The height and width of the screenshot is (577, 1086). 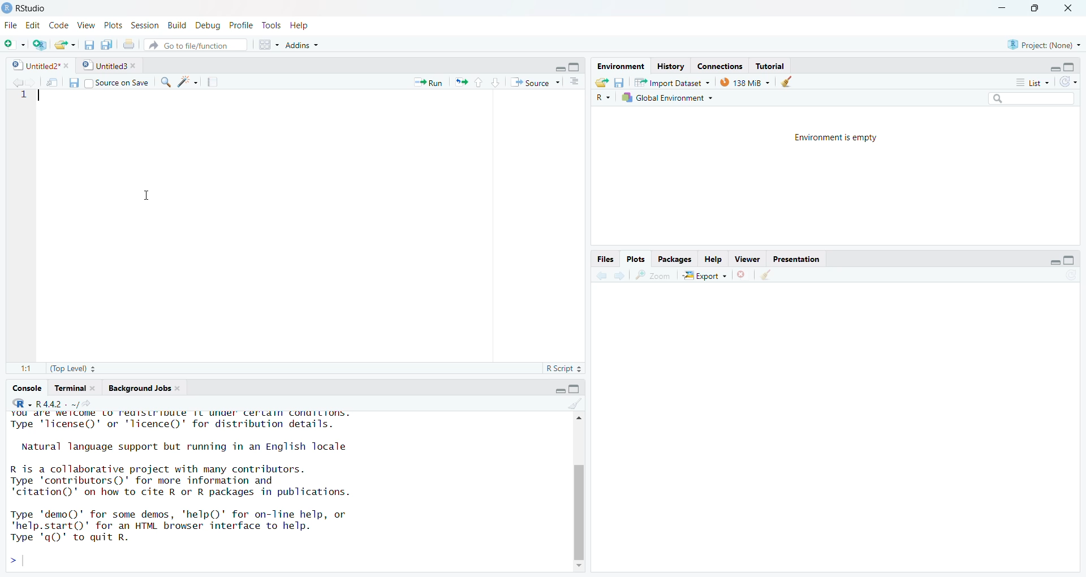 What do you see at coordinates (1059, 64) in the screenshot?
I see `maximize/minimize` at bounding box center [1059, 64].